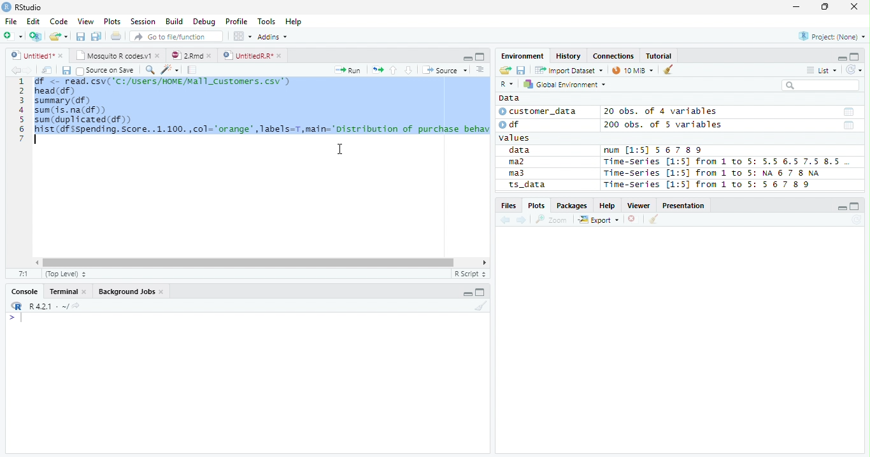  Describe the element at coordinates (567, 70) in the screenshot. I see `Import Dataset` at that location.